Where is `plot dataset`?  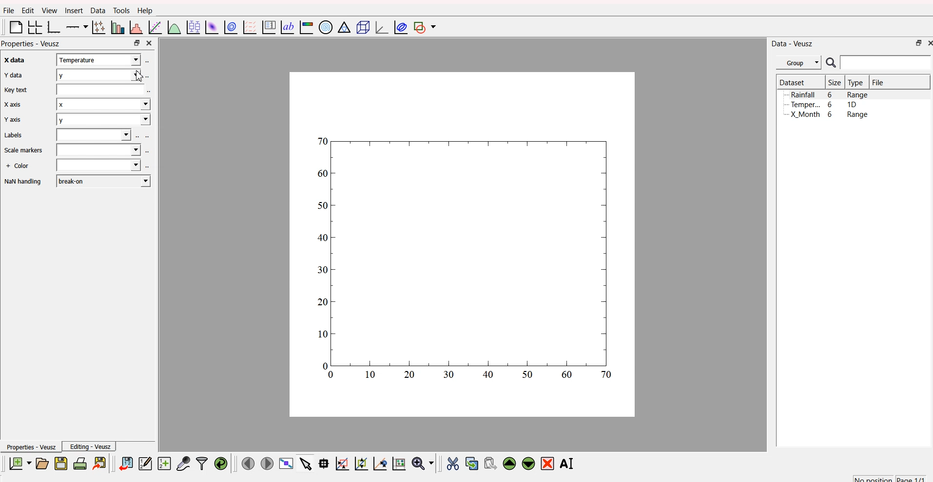 plot dataset is located at coordinates (211, 27).